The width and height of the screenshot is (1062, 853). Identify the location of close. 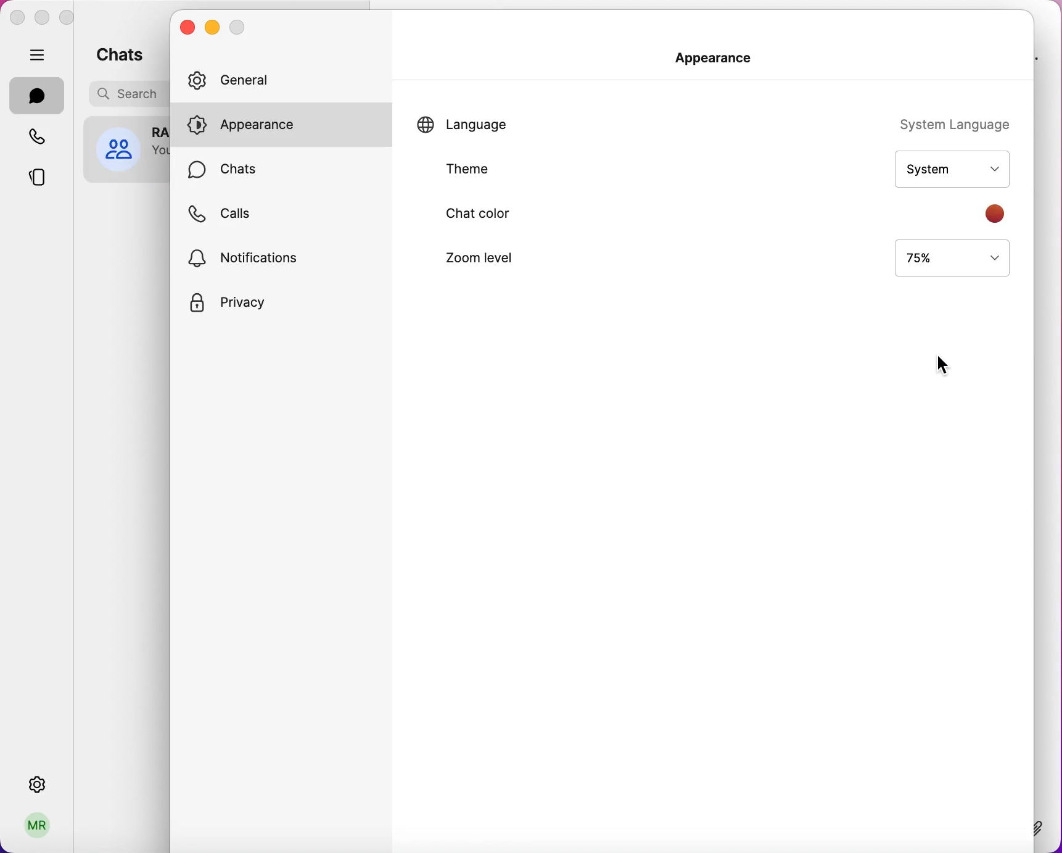
(186, 27).